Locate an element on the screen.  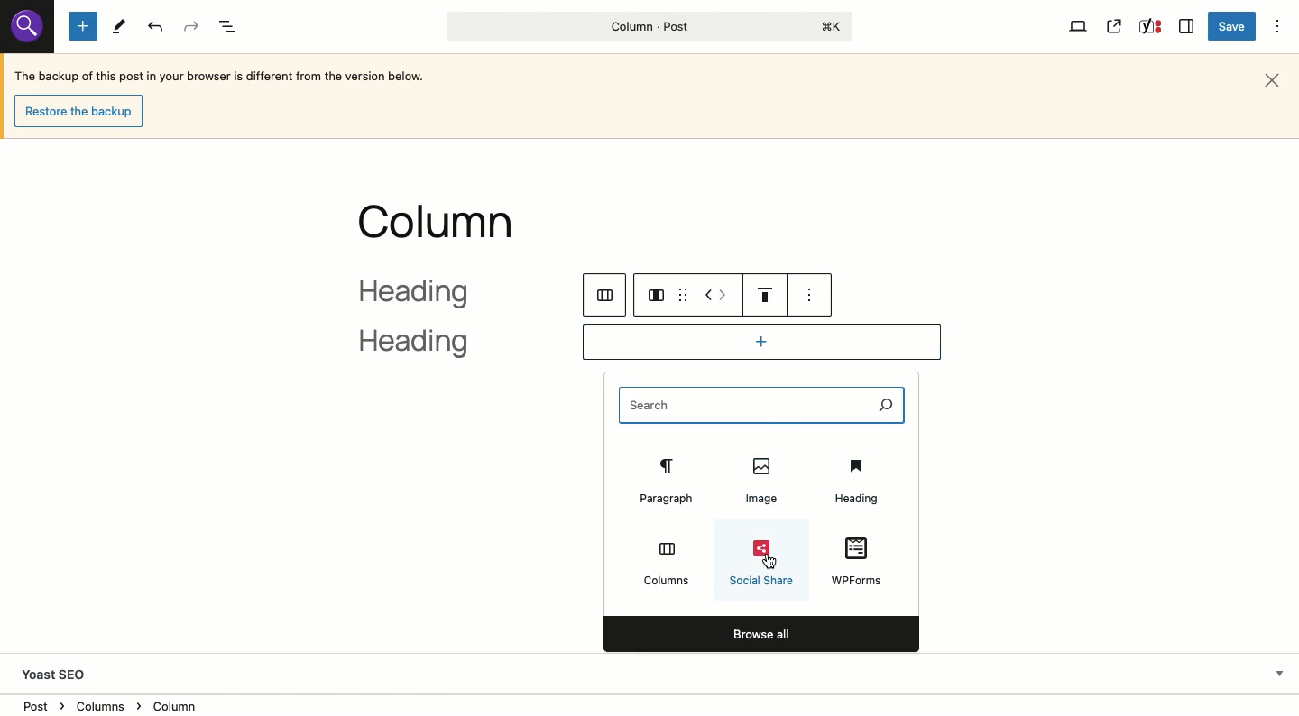
View is located at coordinates (1079, 25).